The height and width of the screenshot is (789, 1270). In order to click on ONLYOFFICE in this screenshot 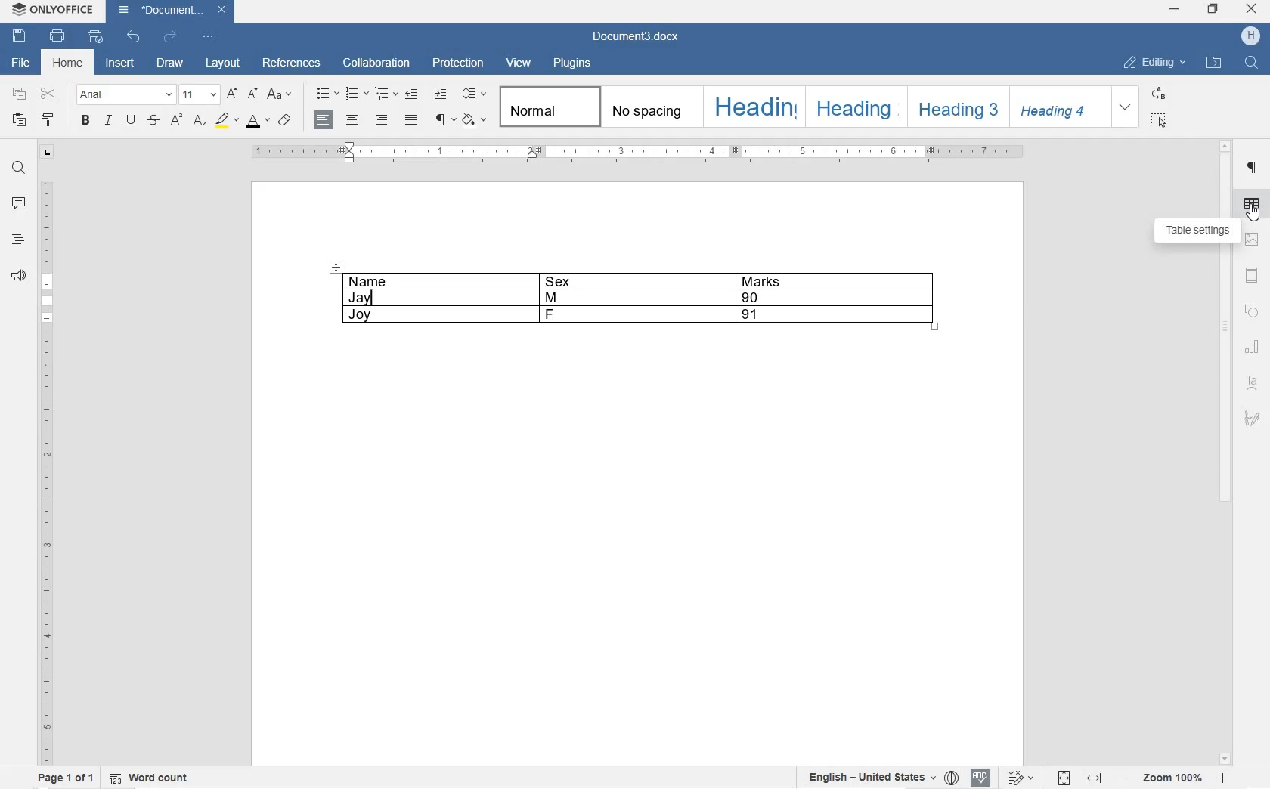, I will do `click(65, 11)`.